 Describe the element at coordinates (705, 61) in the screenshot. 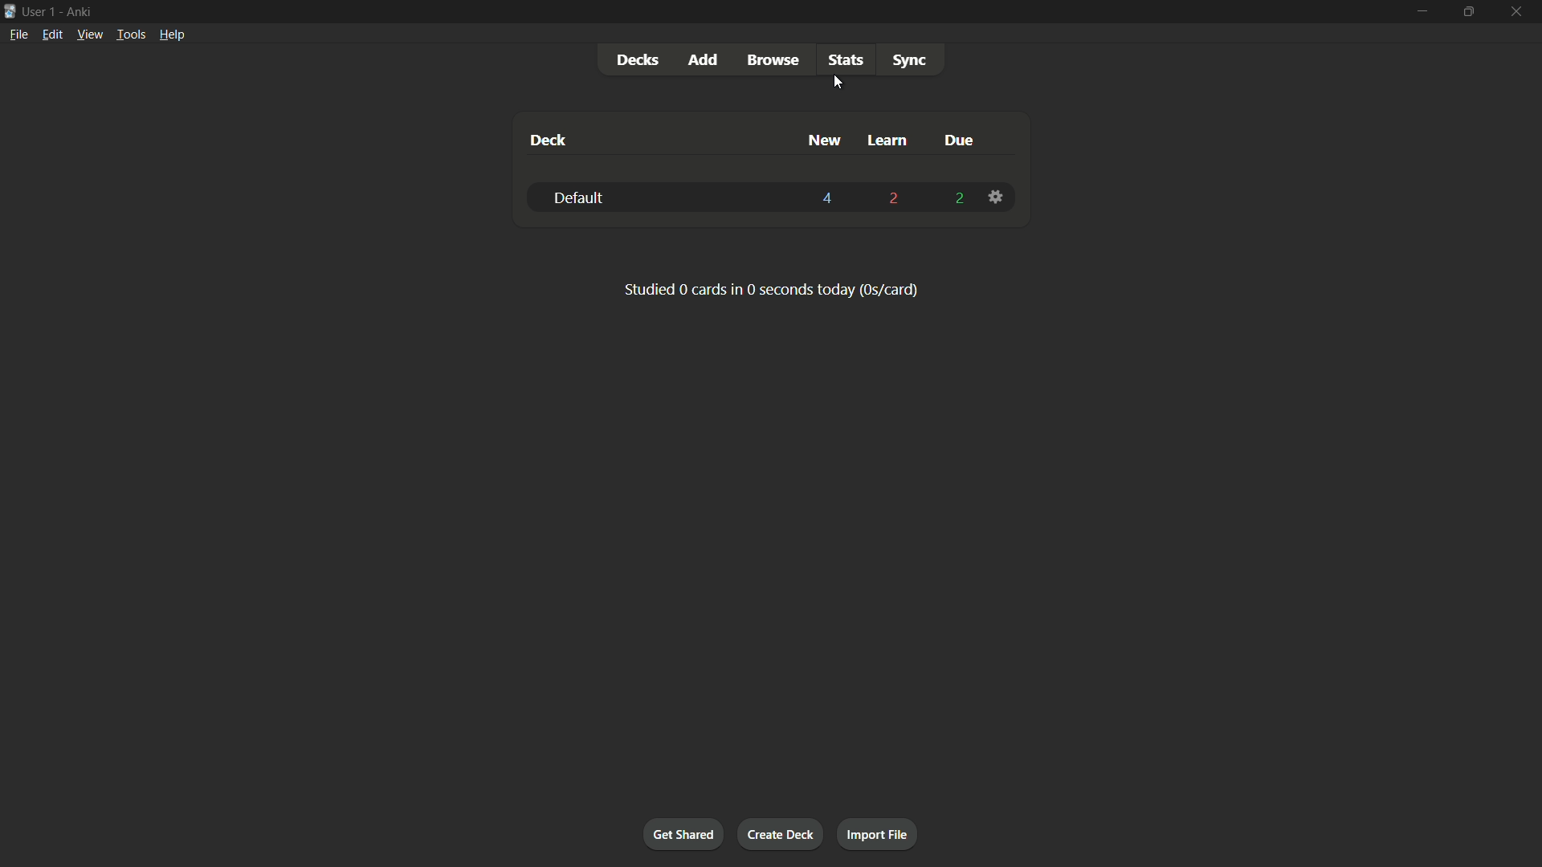

I see `add` at that location.